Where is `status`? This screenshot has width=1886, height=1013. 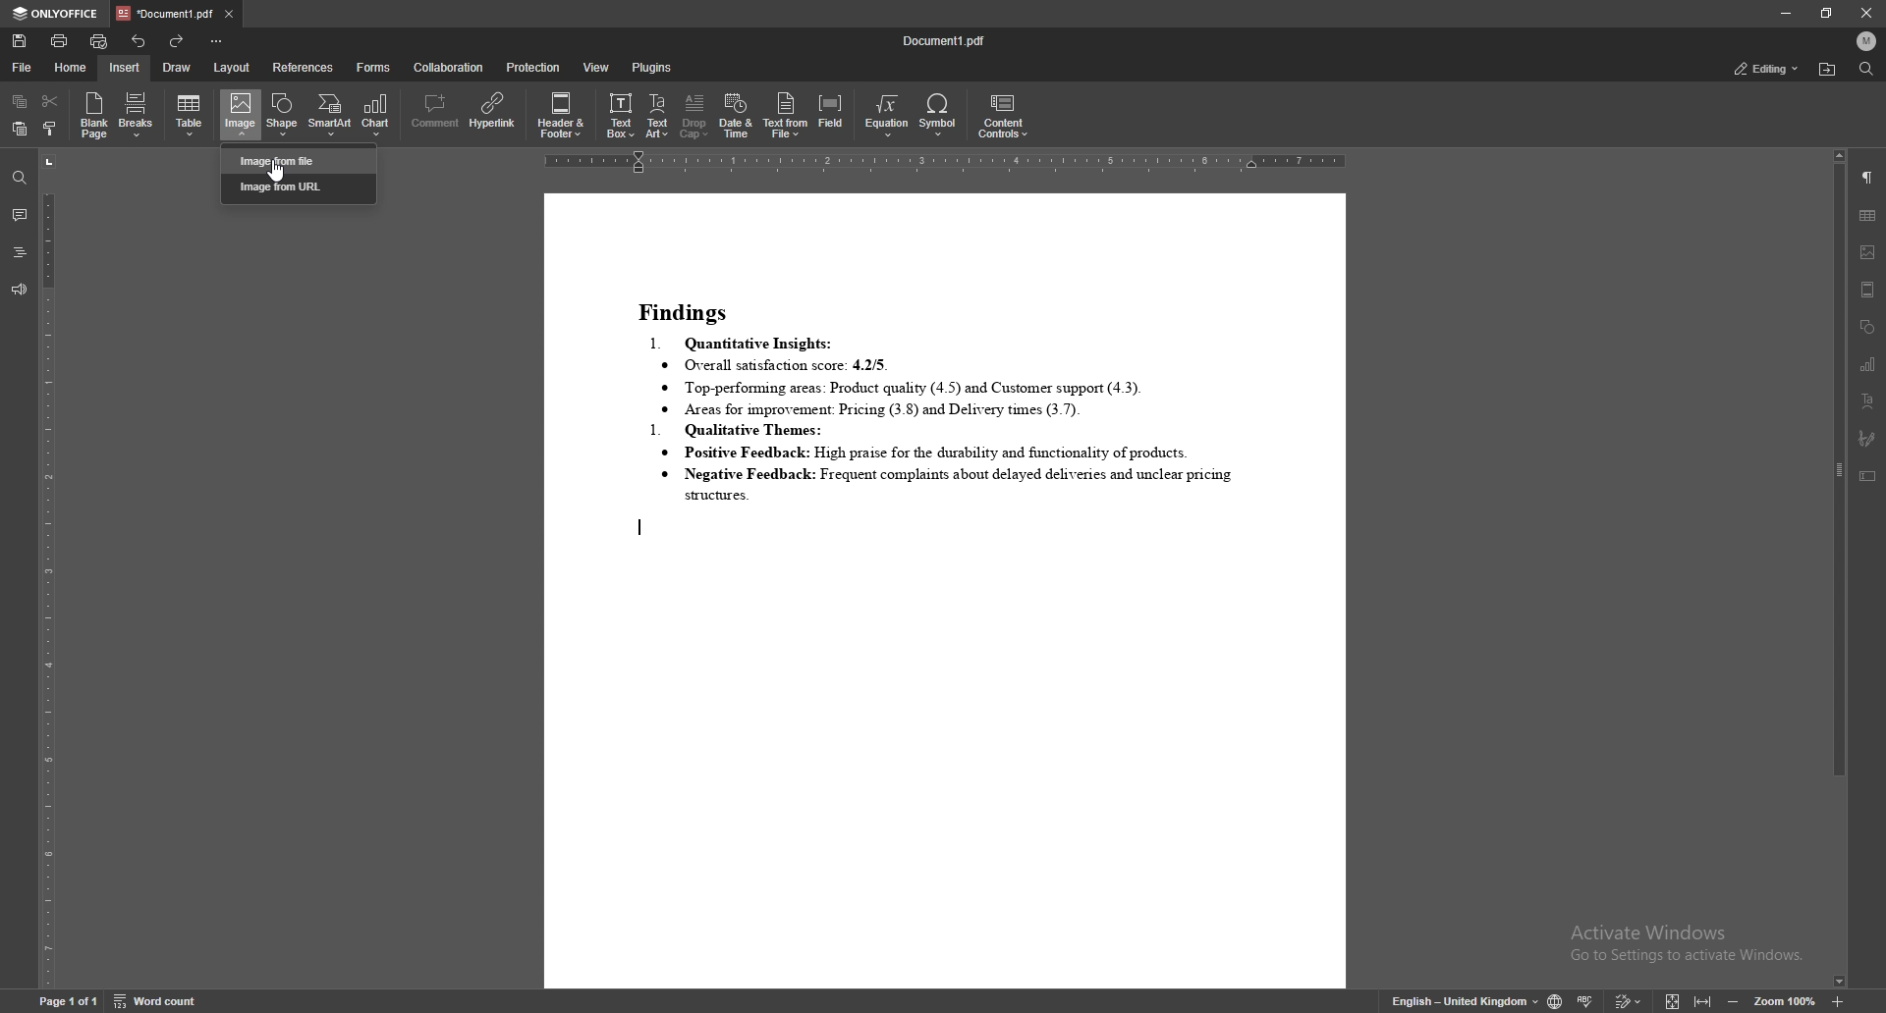 status is located at coordinates (1764, 67).